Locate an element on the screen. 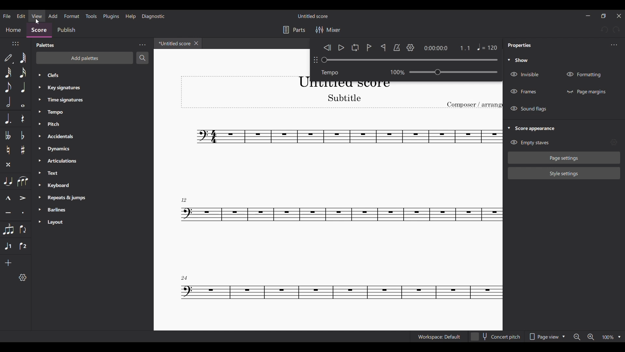 The height and width of the screenshot is (352, 625). Zoom in is located at coordinates (591, 337).